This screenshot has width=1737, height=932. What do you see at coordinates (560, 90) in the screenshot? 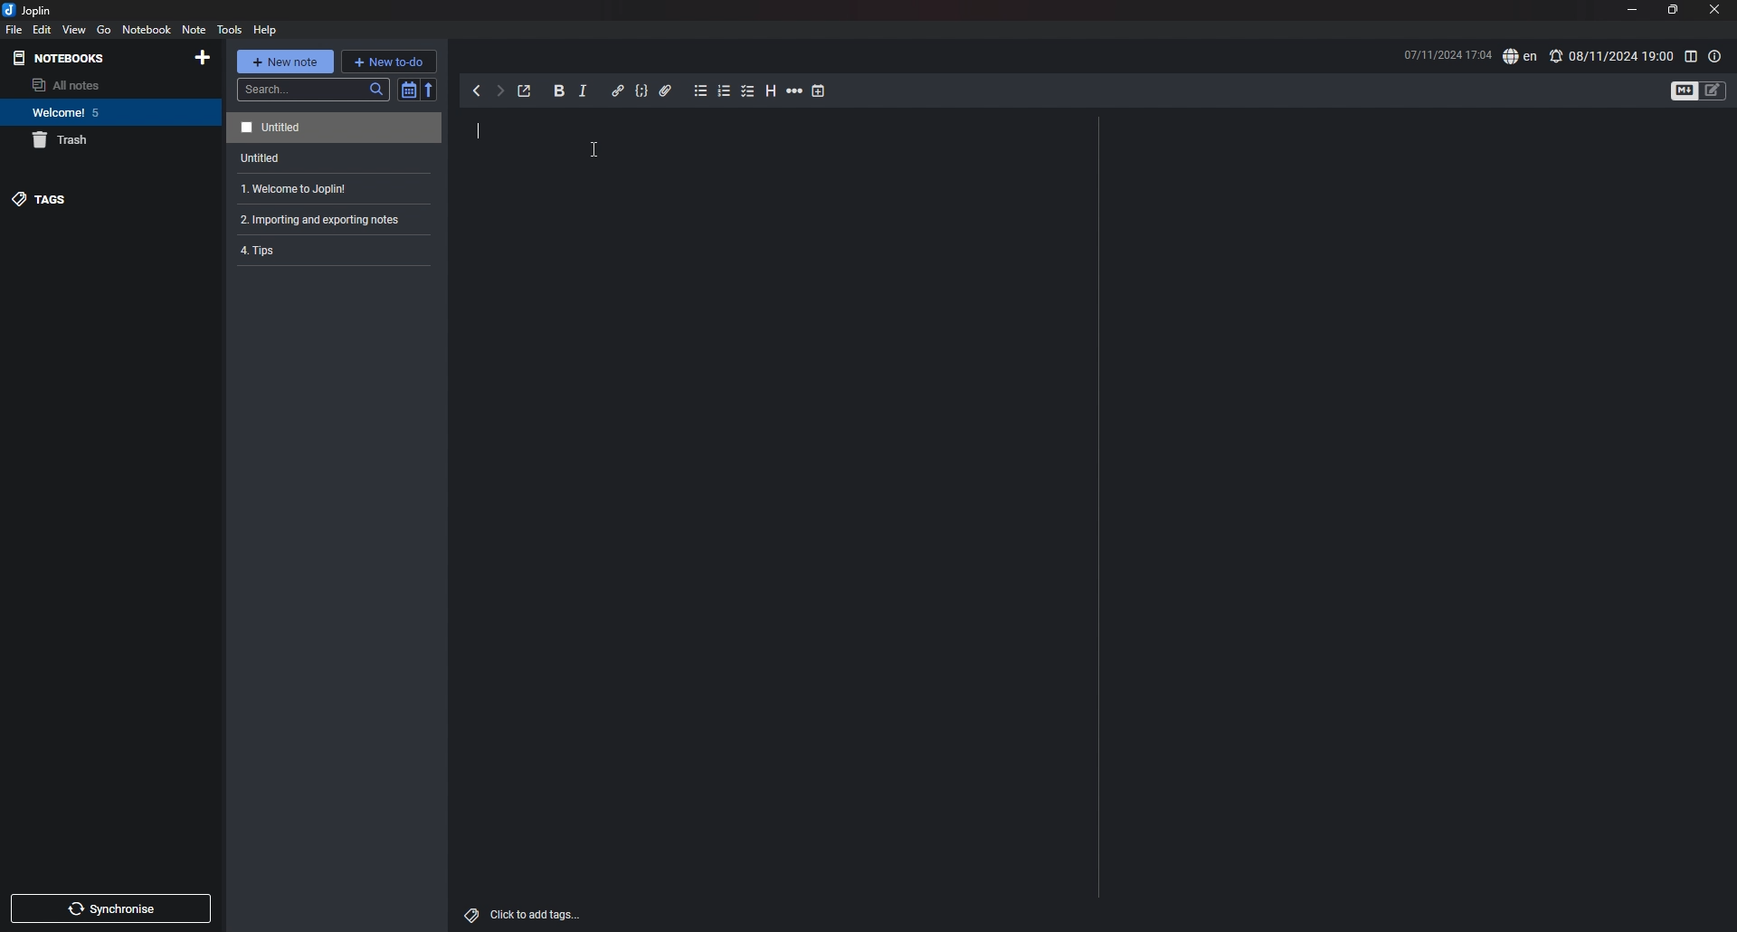
I see `bold` at bounding box center [560, 90].